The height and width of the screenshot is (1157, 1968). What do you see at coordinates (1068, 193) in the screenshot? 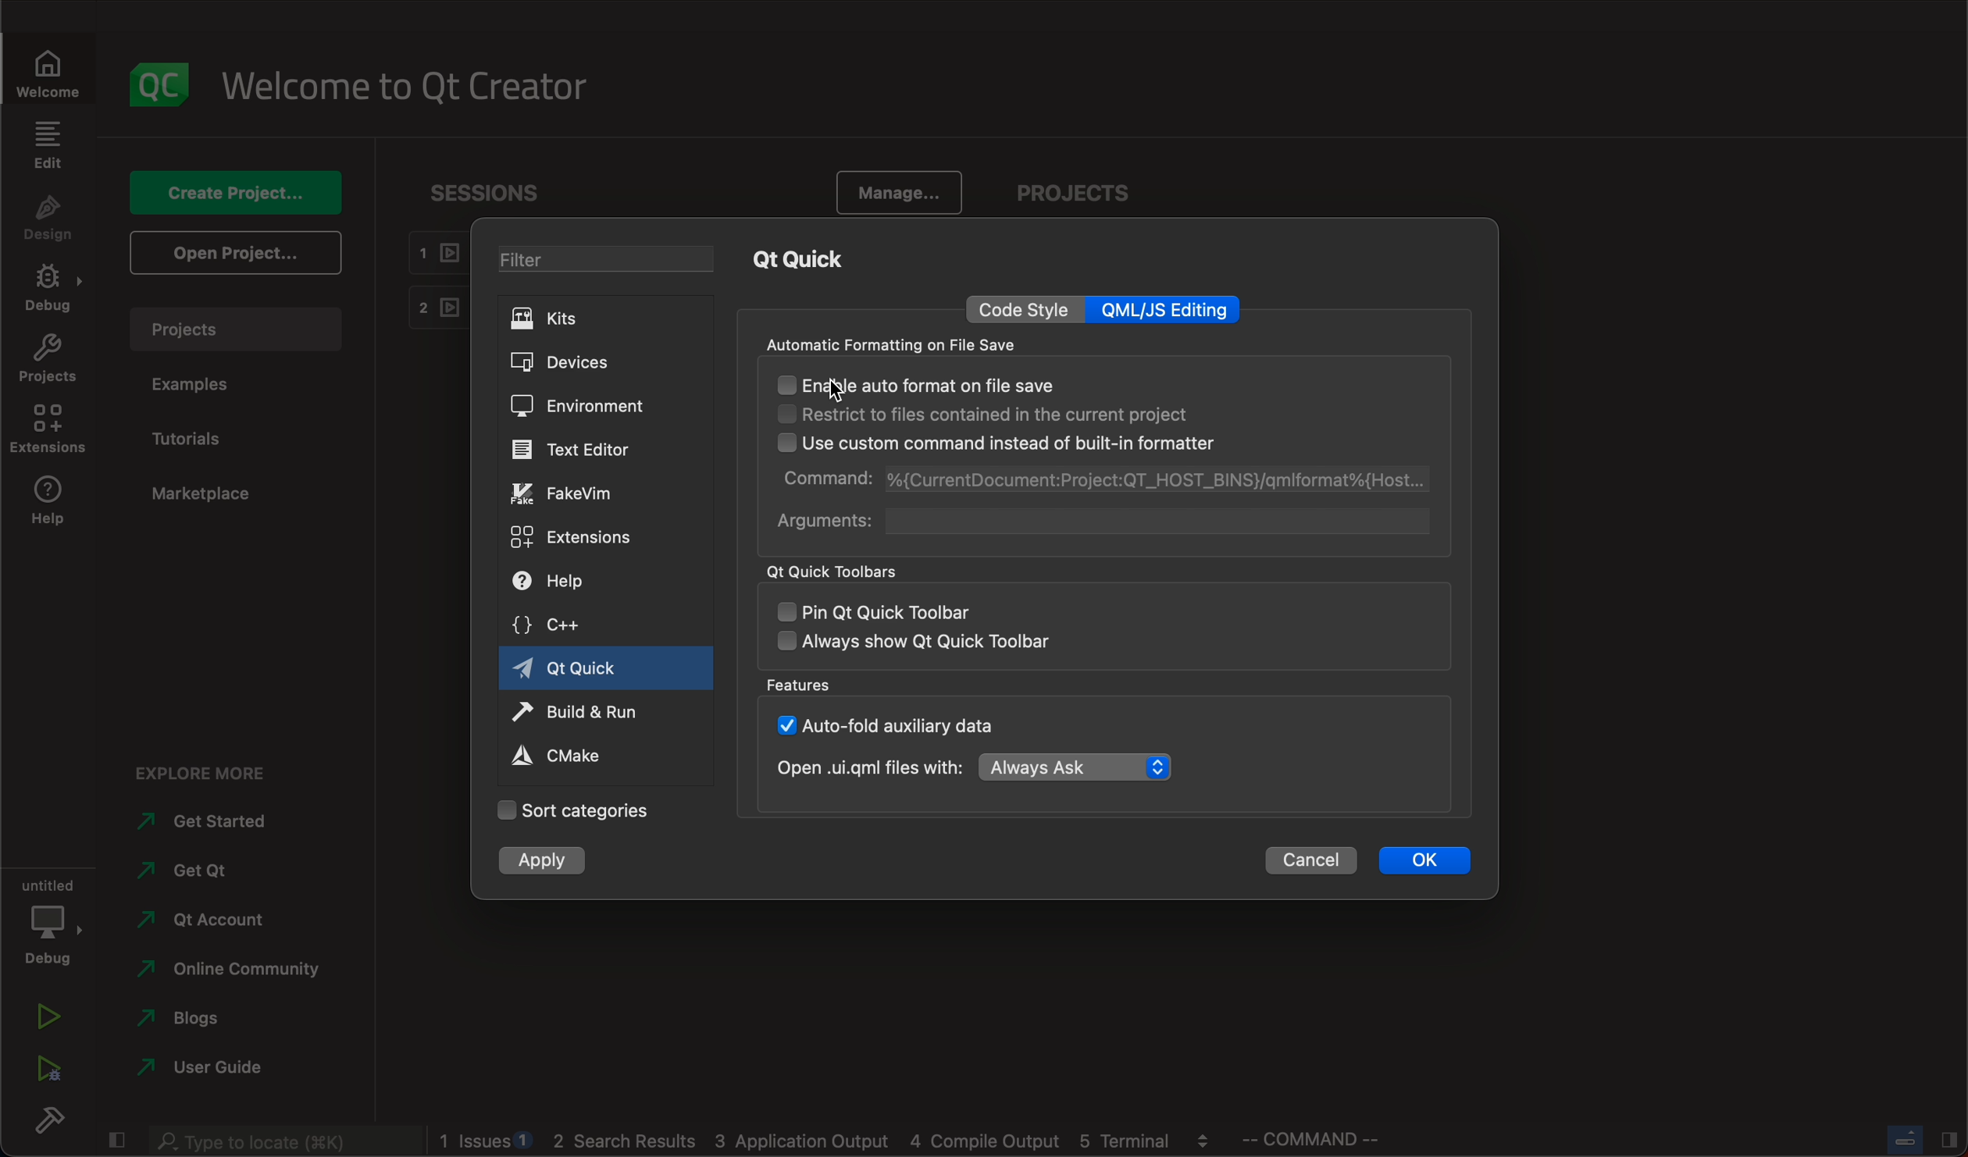
I see `projects` at bounding box center [1068, 193].